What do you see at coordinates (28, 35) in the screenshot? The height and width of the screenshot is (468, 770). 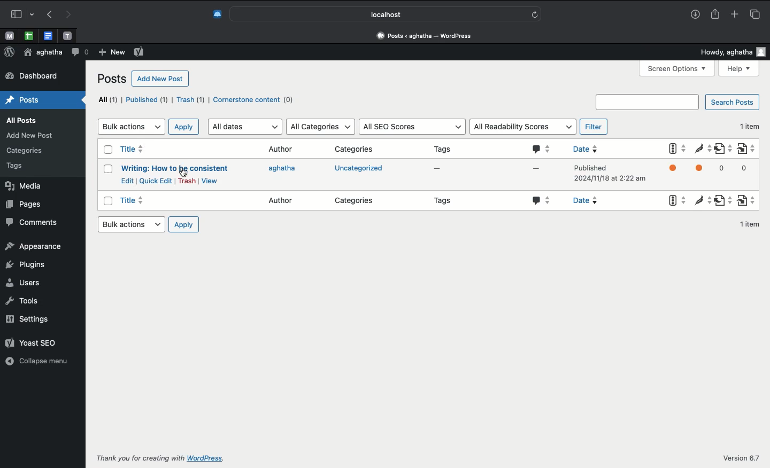 I see `Pinned tabs` at bounding box center [28, 35].